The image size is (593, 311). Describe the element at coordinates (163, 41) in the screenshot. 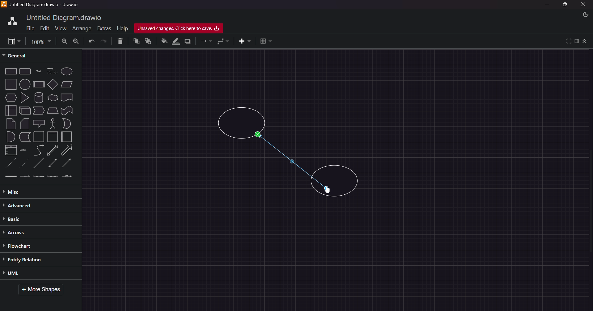

I see `fill color` at that location.